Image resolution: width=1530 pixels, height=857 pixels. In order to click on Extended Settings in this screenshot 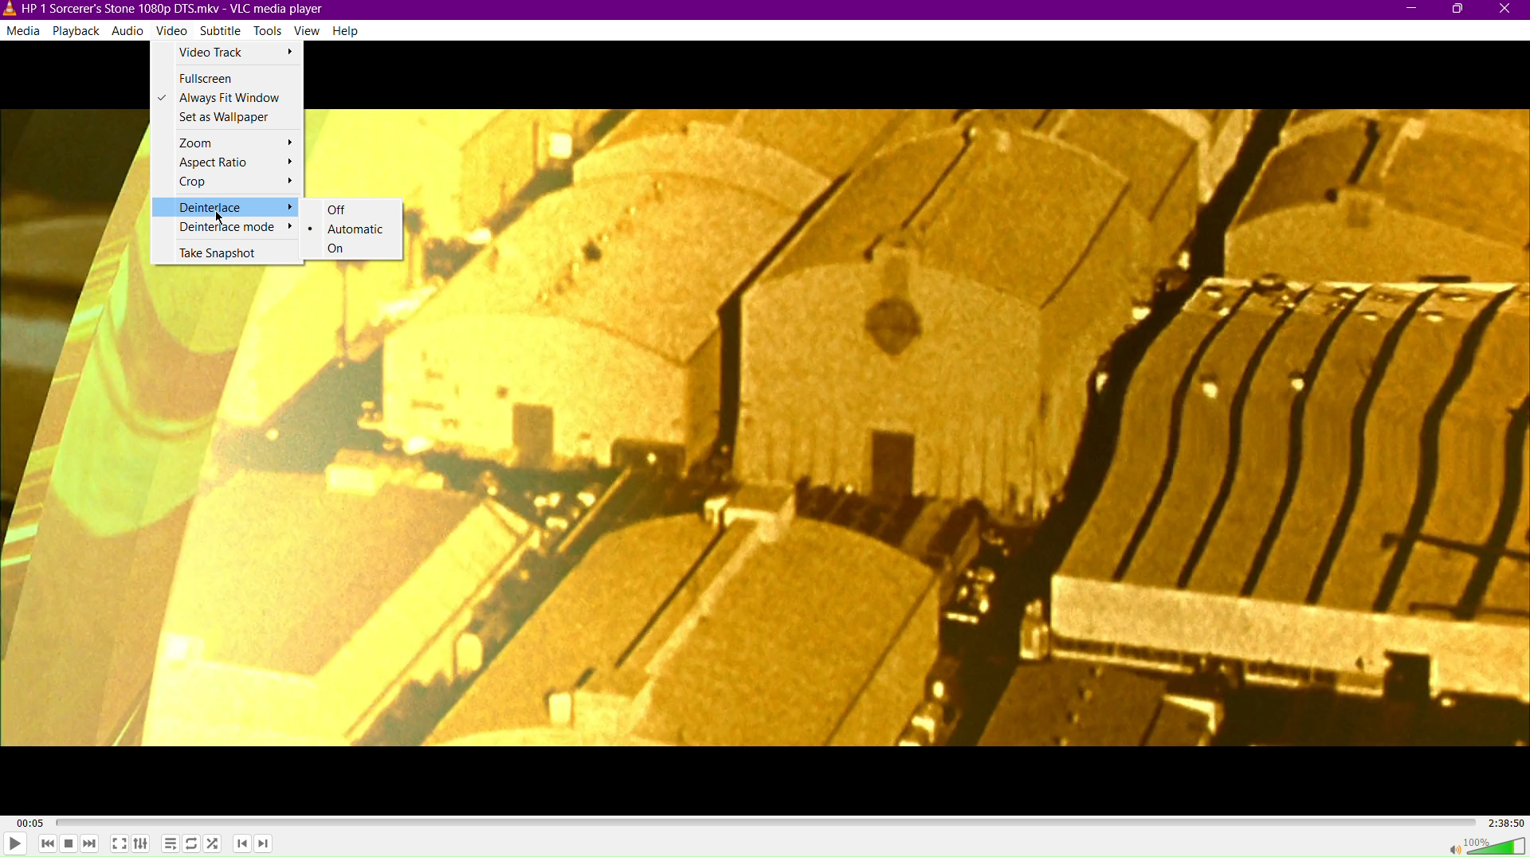, I will do `click(139, 843)`.